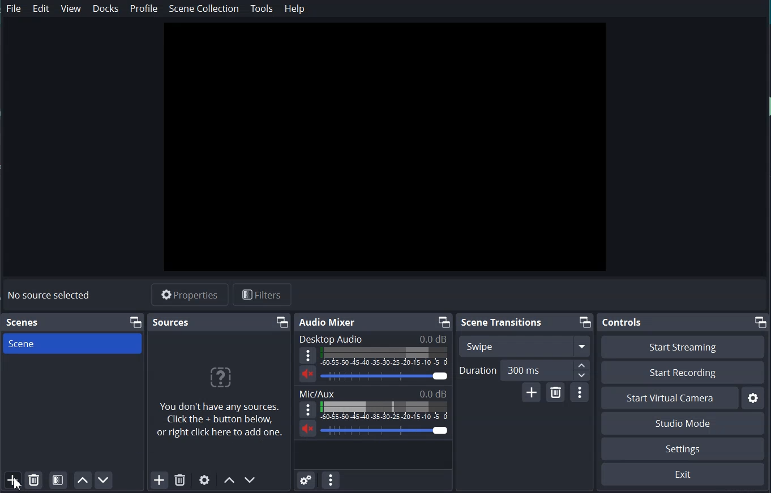 The width and height of the screenshot is (771, 493). I want to click on Help, so click(295, 8).